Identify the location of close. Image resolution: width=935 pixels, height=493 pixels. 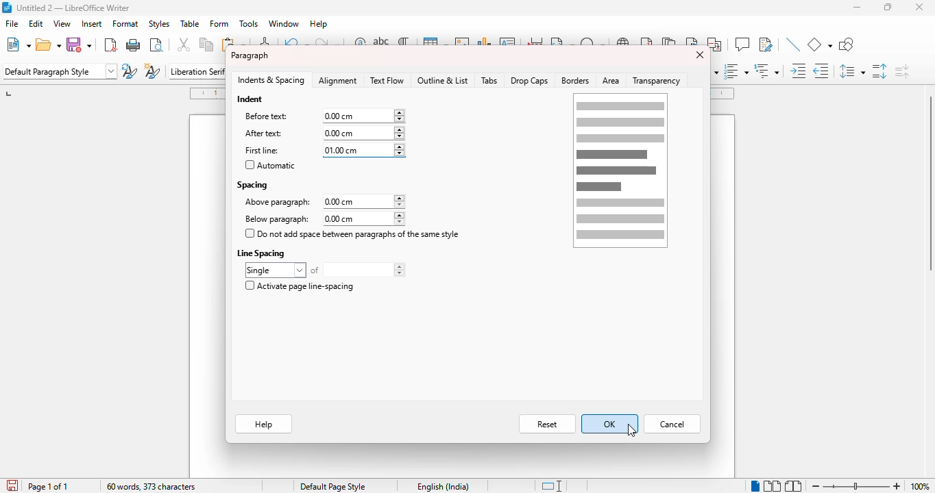
(699, 55).